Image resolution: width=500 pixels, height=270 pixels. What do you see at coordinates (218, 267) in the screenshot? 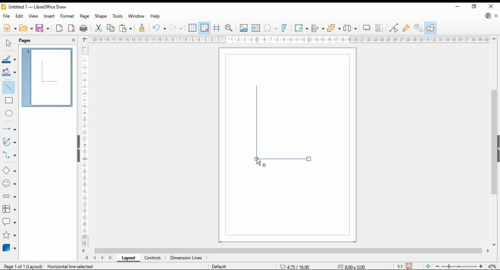
I see `default` at bounding box center [218, 267].